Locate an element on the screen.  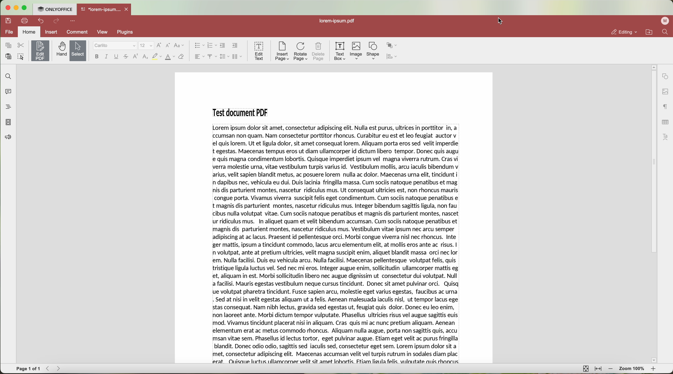
line spacing is located at coordinates (225, 56).